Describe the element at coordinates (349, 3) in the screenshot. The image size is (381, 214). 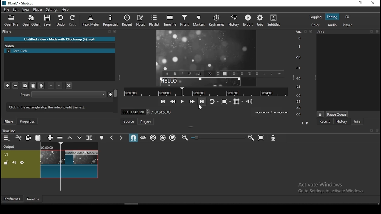
I see `minimize` at that location.